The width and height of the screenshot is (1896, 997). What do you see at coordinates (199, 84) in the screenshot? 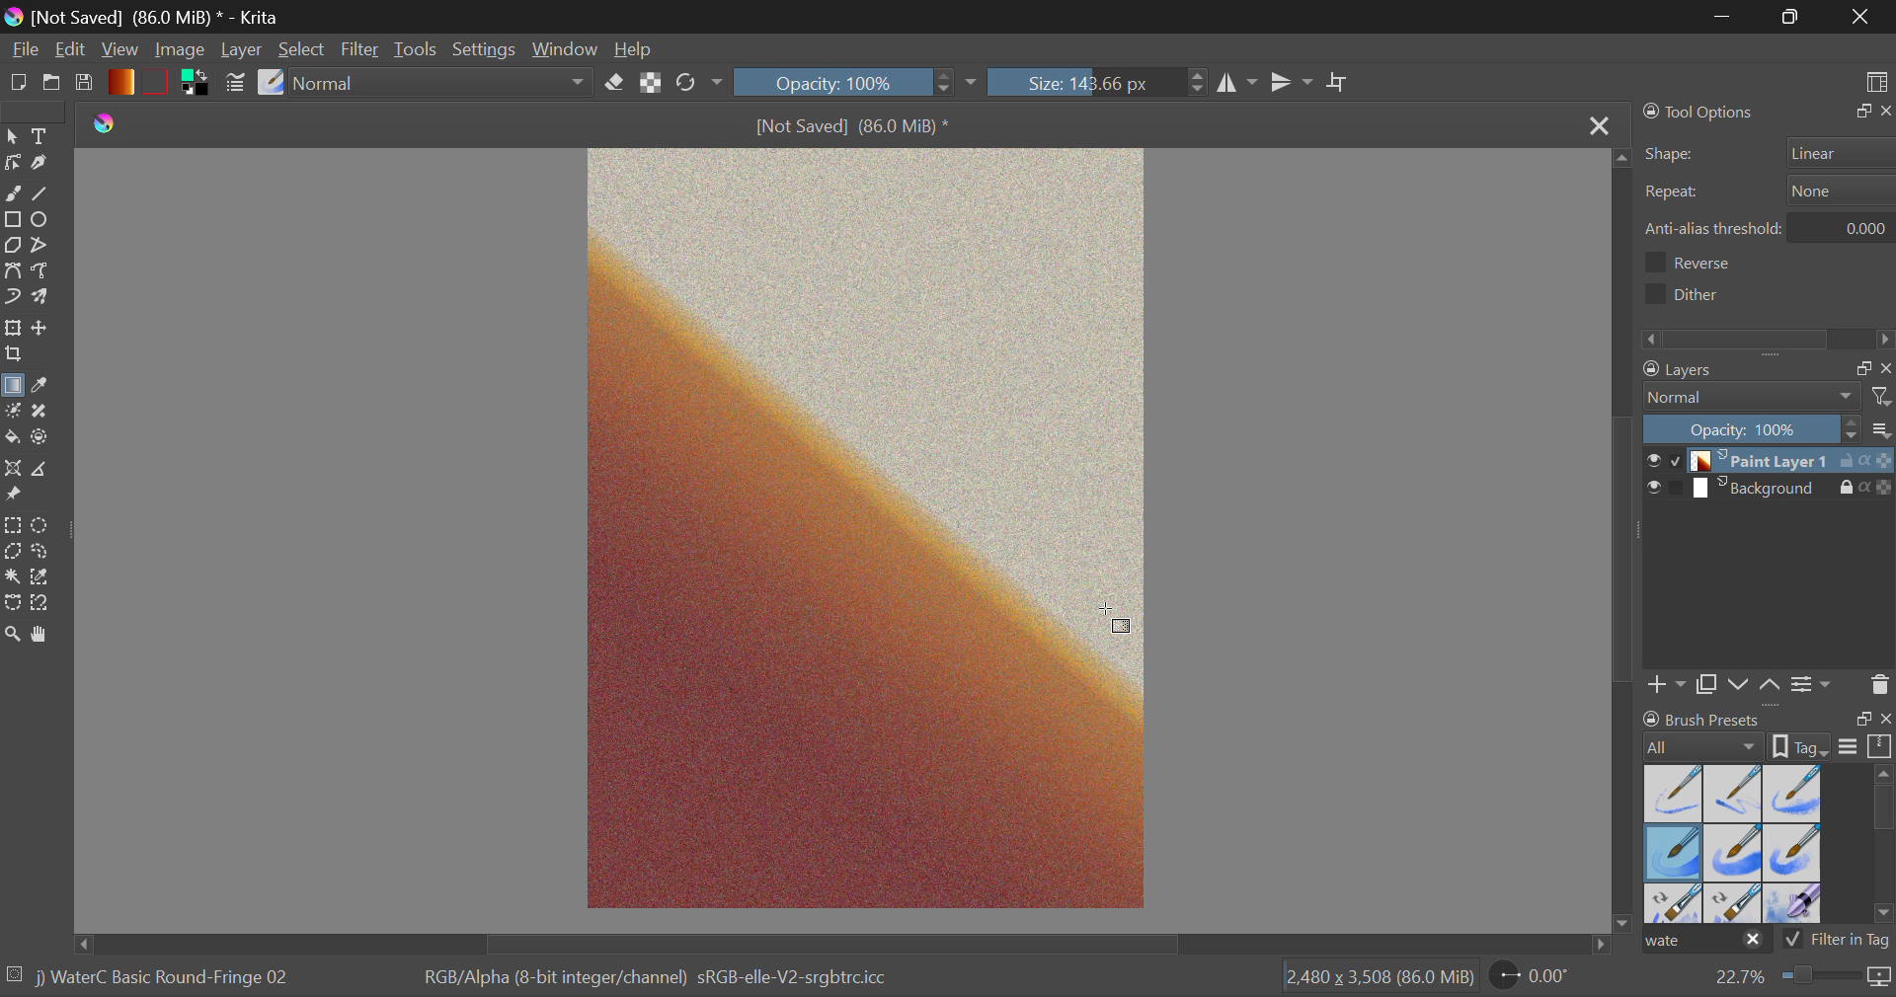
I see `Colors in Use` at bounding box center [199, 84].